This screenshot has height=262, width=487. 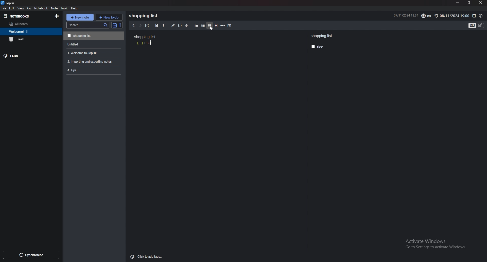 I want to click on 1. Welcome to Joplin!, so click(x=93, y=52).